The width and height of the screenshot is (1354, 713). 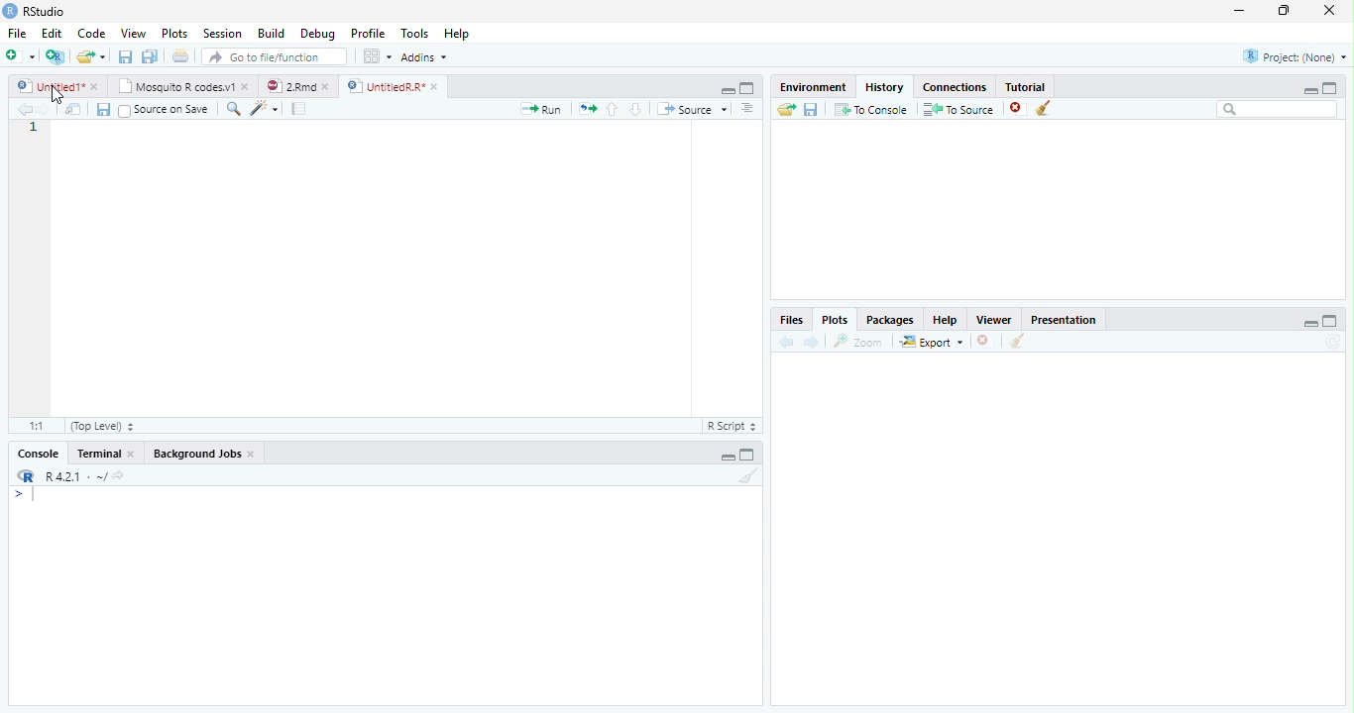 What do you see at coordinates (95, 86) in the screenshot?
I see `close` at bounding box center [95, 86].